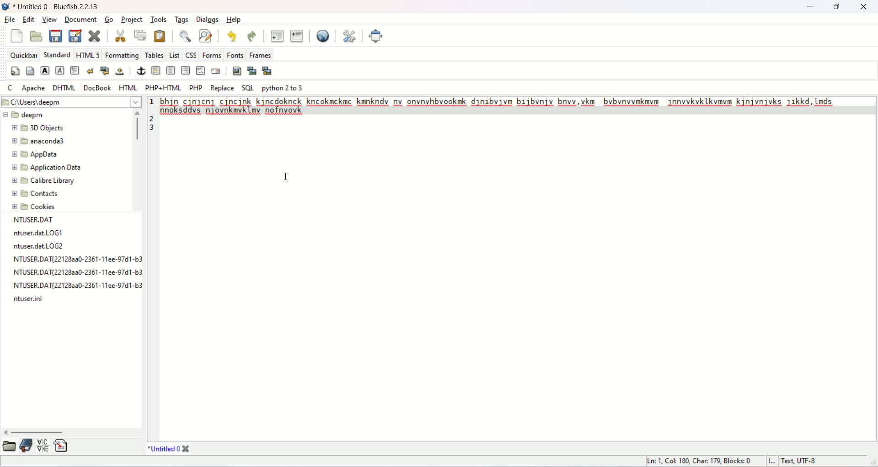  Describe the element at coordinates (297, 37) in the screenshot. I see `indent` at that location.